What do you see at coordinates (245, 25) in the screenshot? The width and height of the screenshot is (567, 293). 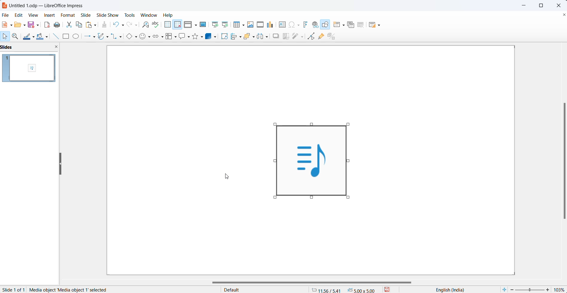 I see `table grid` at bounding box center [245, 25].